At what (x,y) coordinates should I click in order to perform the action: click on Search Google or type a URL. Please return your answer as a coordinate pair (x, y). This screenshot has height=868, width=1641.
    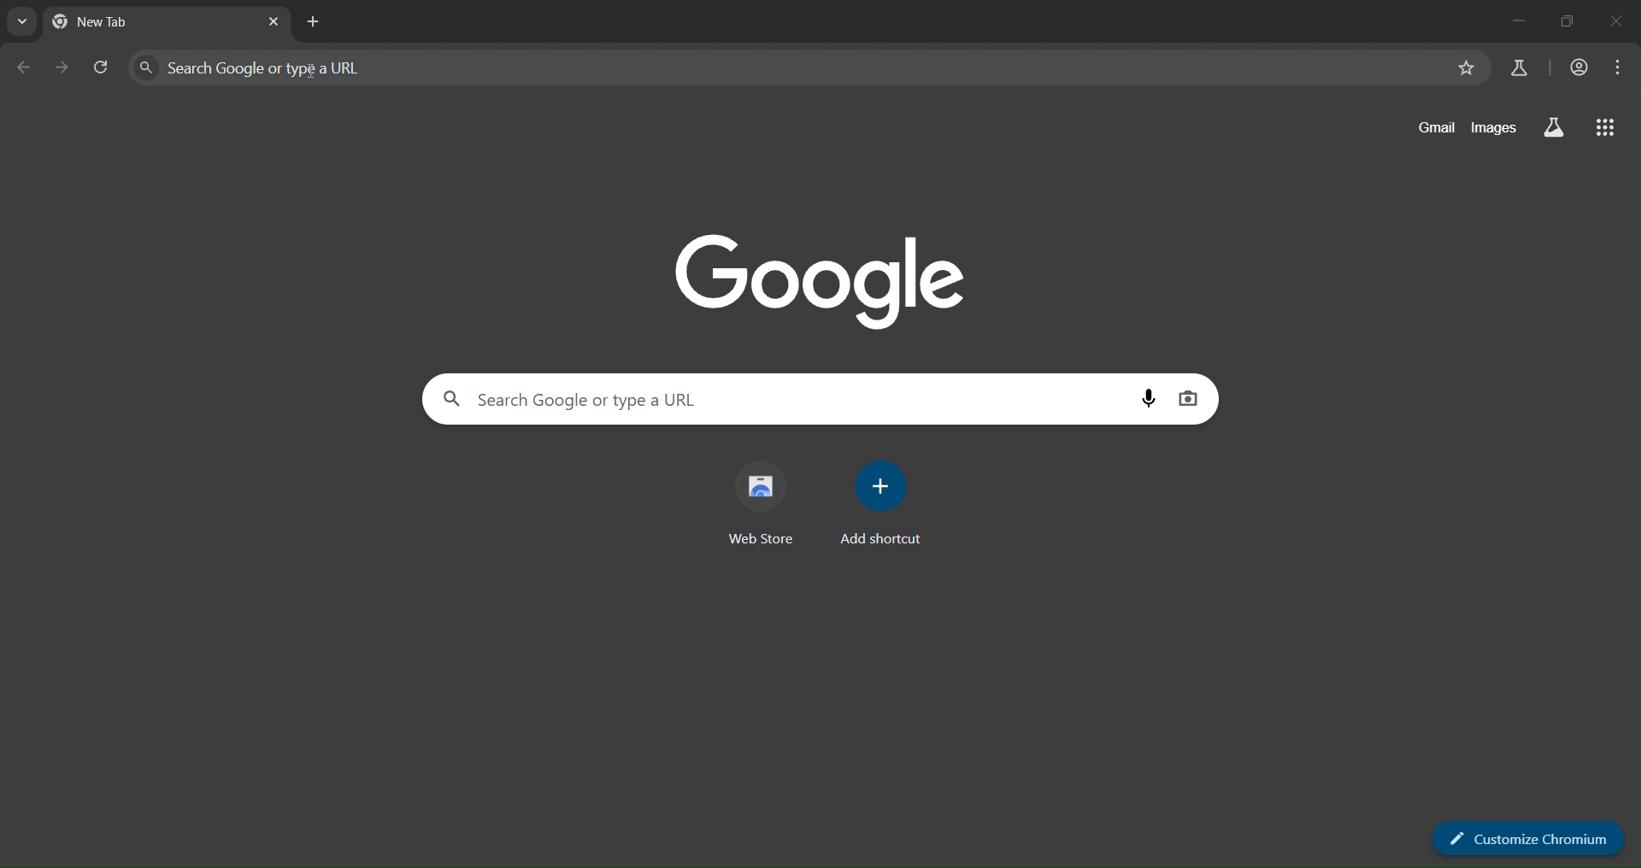
    Looking at the image, I should click on (780, 399).